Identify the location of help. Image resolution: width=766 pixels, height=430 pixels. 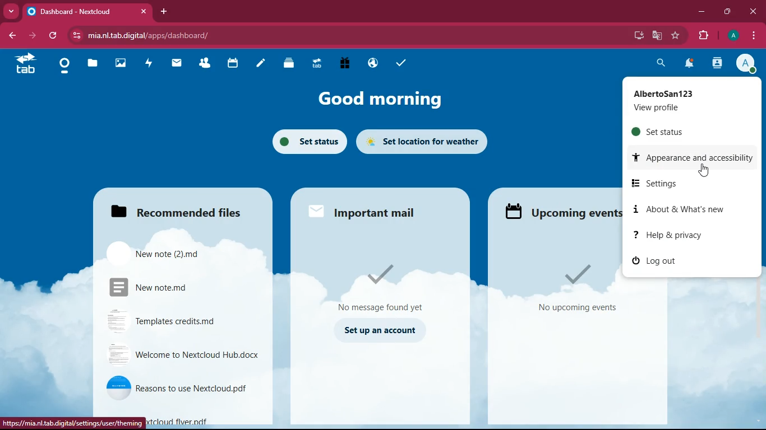
(695, 236).